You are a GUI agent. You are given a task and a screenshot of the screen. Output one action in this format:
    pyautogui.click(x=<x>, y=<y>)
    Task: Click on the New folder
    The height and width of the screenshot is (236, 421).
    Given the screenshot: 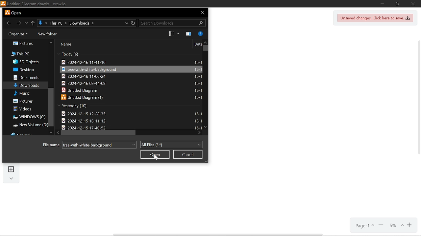 What is the action you would take?
    pyautogui.click(x=48, y=34)
    